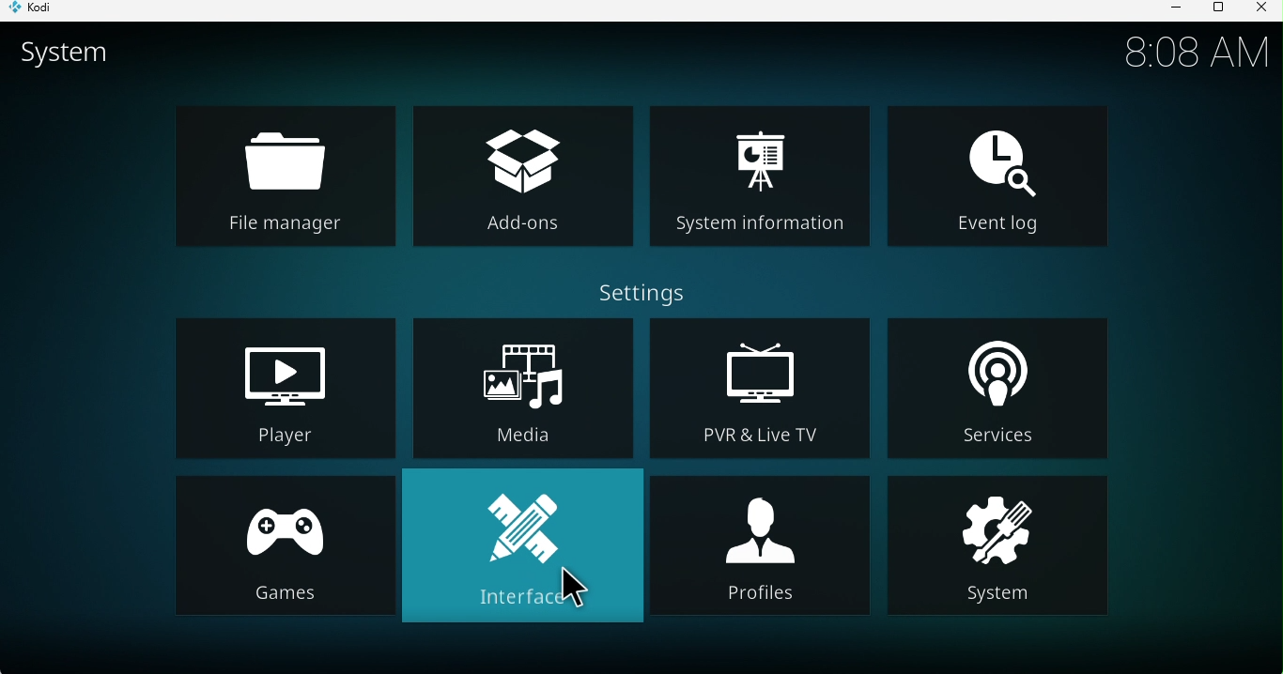  I want to click on Games, so click(284, 542).